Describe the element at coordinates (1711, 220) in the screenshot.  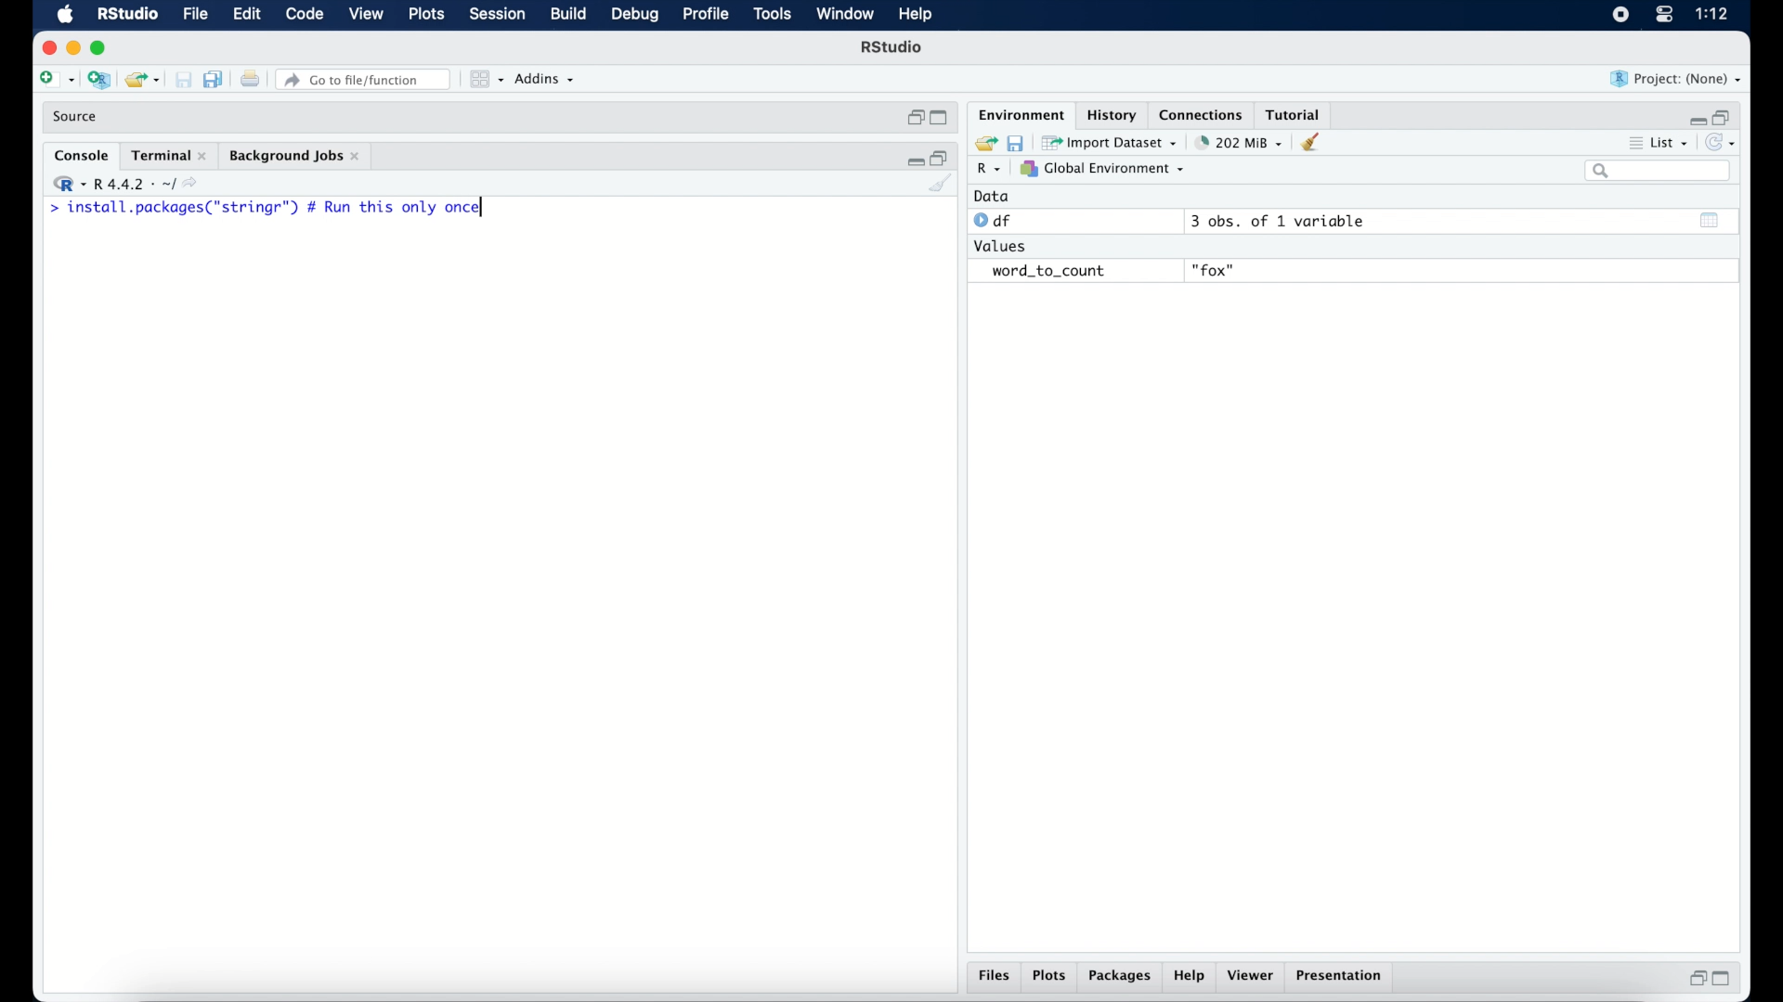
I see `show output window` at that location.